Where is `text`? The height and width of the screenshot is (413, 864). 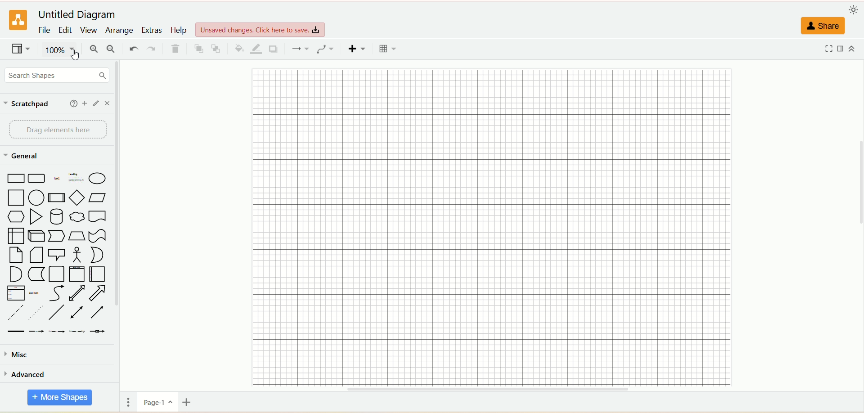 text is located at coordinates (57, 179).